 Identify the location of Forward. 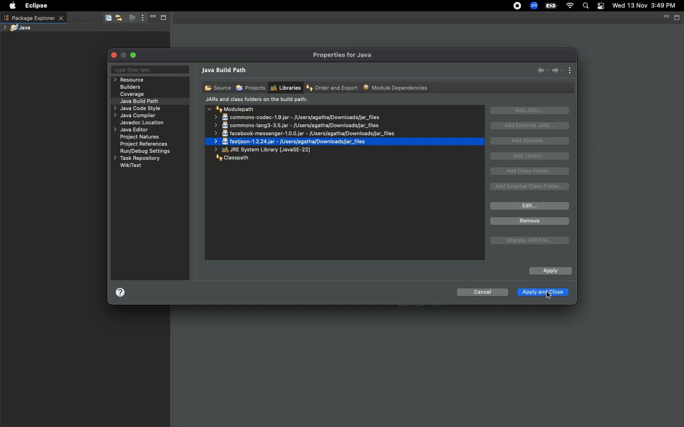
(557, 70).